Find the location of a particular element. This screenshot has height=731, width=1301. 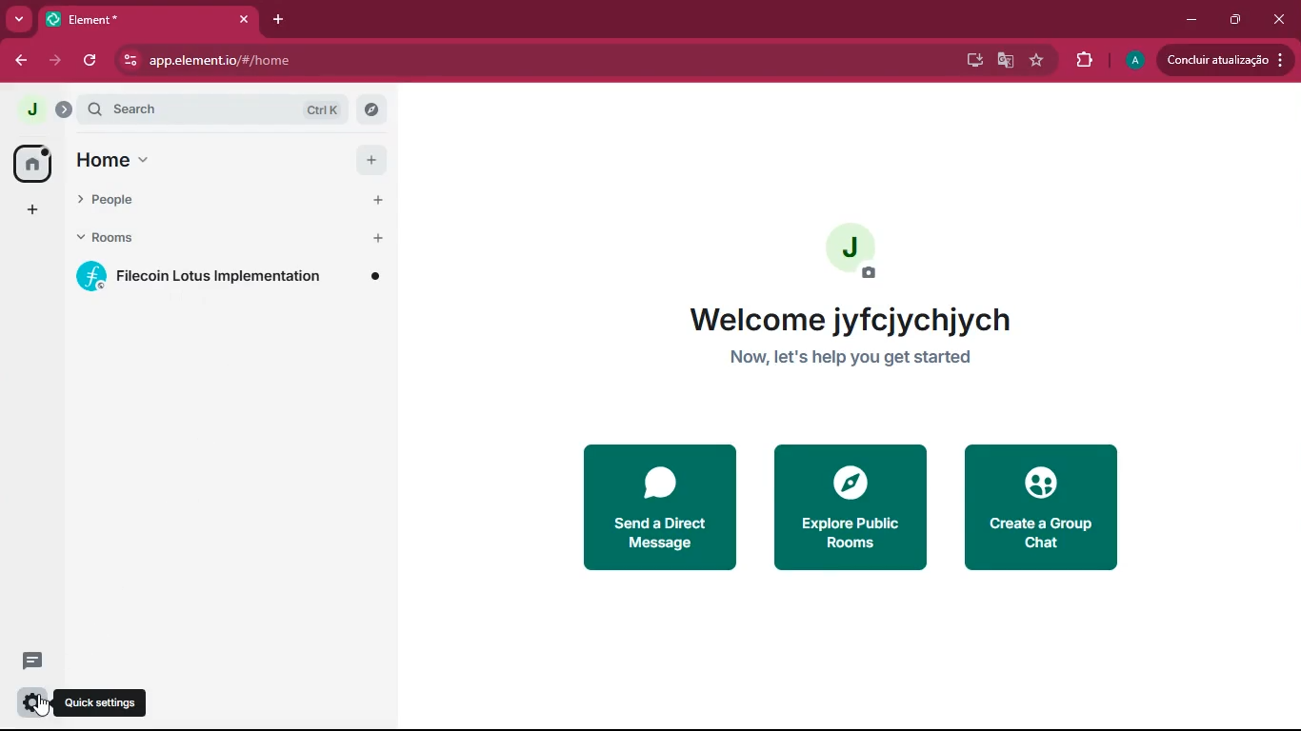

profile is located at coordinates (33, 109).